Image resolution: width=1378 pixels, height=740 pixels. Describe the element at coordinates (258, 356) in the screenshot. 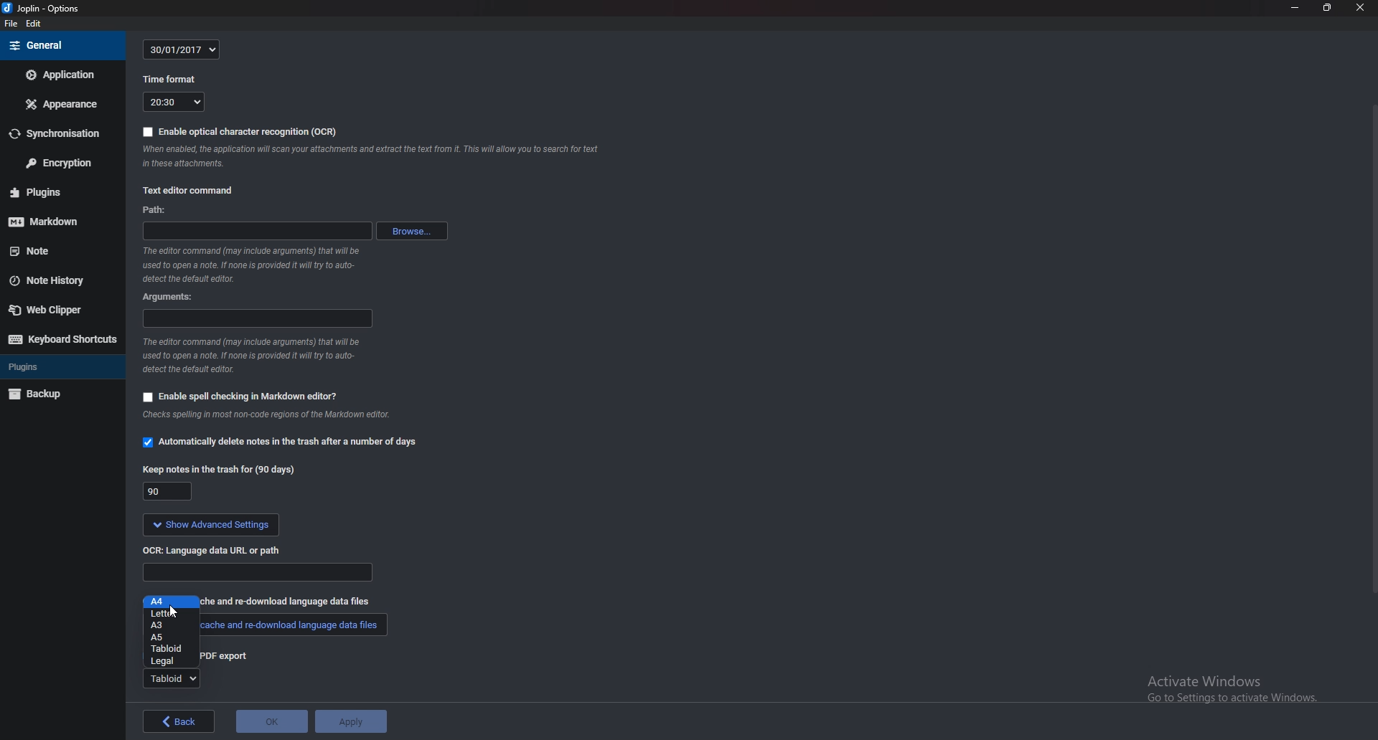

I see `info` at that location.